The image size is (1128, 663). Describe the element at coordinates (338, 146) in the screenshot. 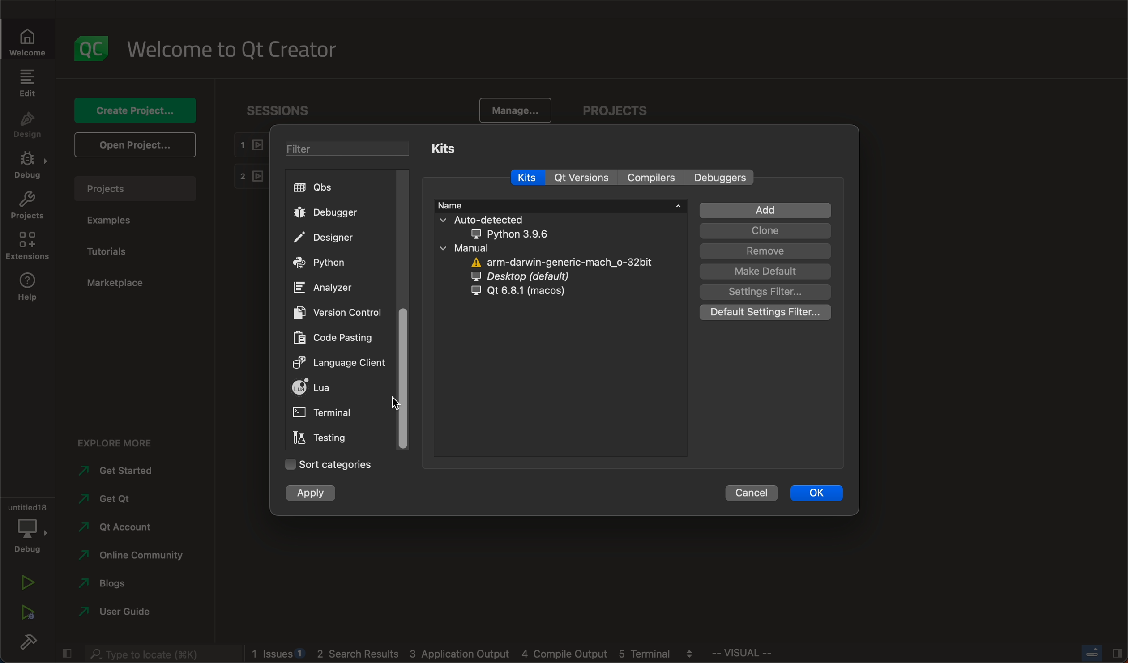

I see `filter` at that location.